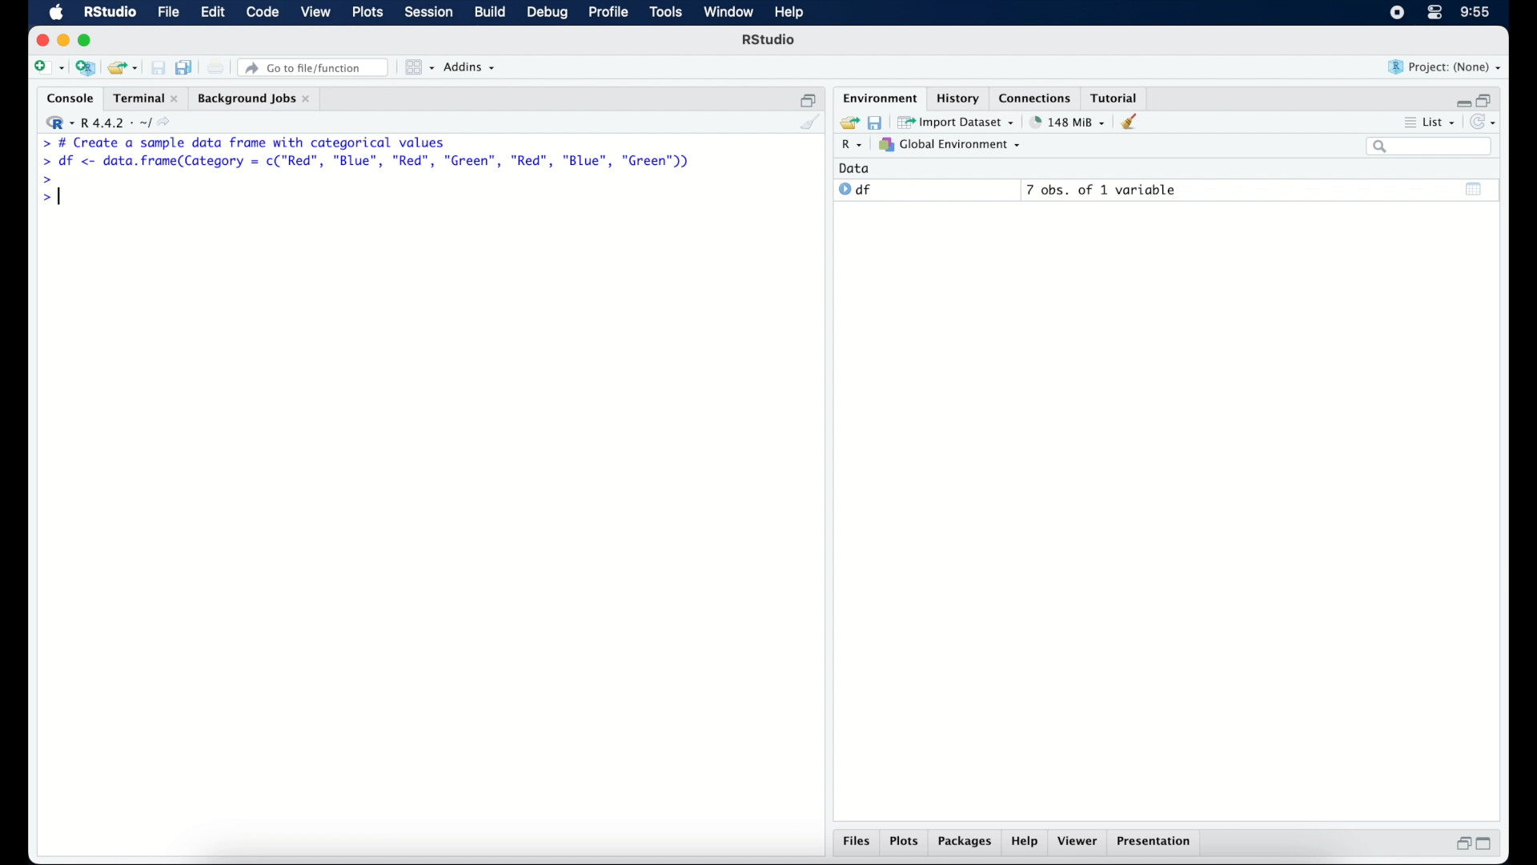  I want to click on workspace panes, so click(419, 67).